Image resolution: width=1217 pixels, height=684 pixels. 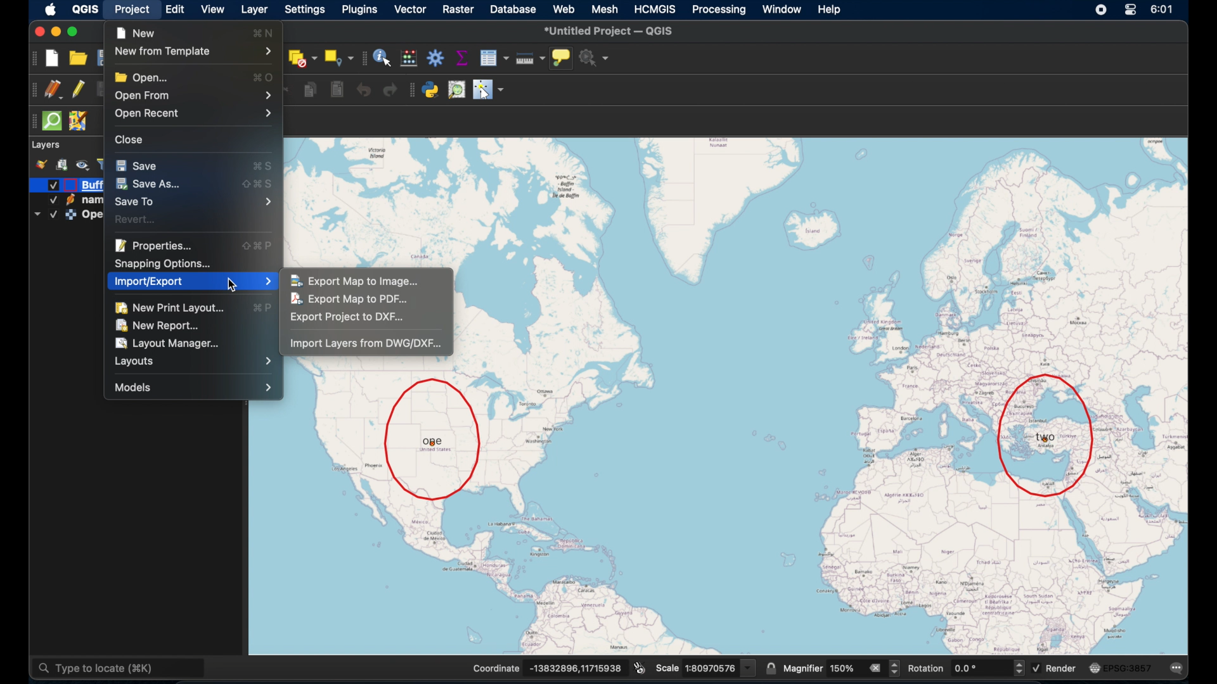 I want to click on open field calculator, so click(x=410, y=58).